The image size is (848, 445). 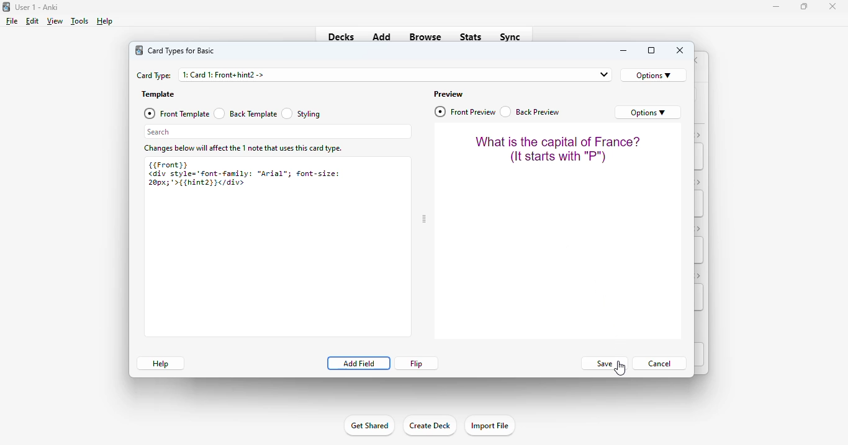 What do you see at coordinates (471, 37) in the screenshot?
I see `stats` at bounding box center [471, 37].